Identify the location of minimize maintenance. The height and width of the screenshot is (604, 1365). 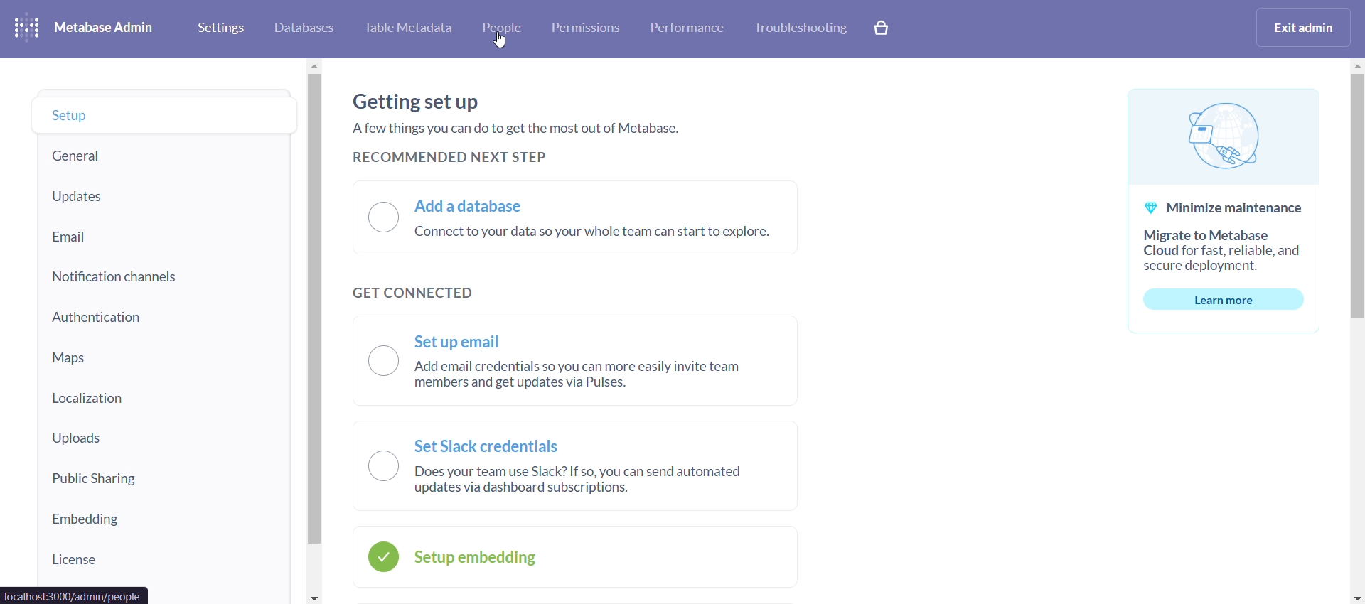
(1221, 210).